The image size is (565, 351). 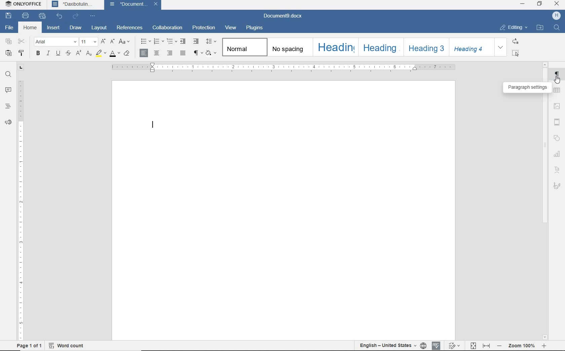 I want to click on no spacing, so click(x=289, y=48).